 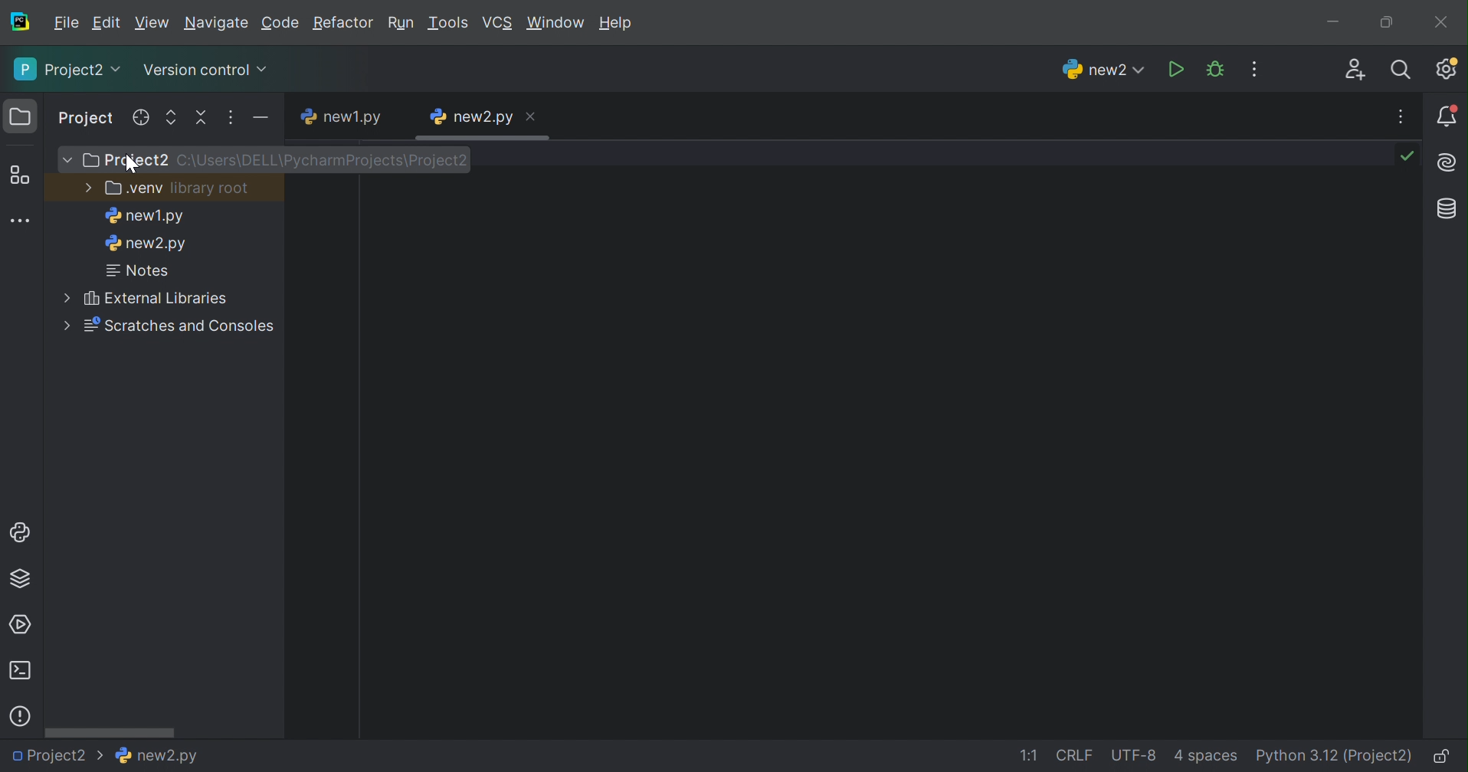 I want to click on Python Console, so click(x=19, y=532).